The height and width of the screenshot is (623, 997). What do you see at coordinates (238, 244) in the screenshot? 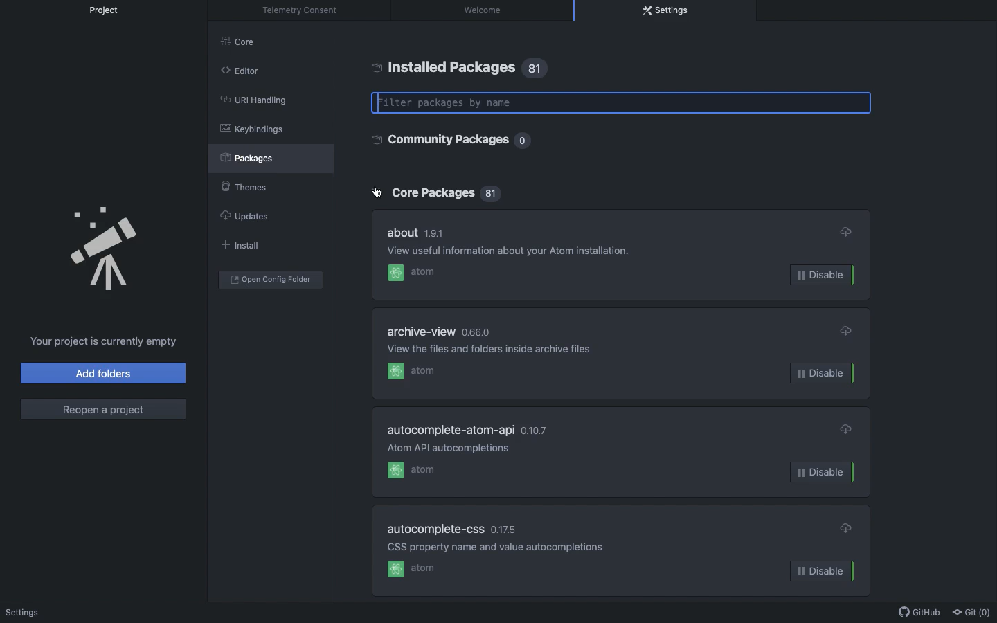
I see `Install` at bounding box center [238, 244].